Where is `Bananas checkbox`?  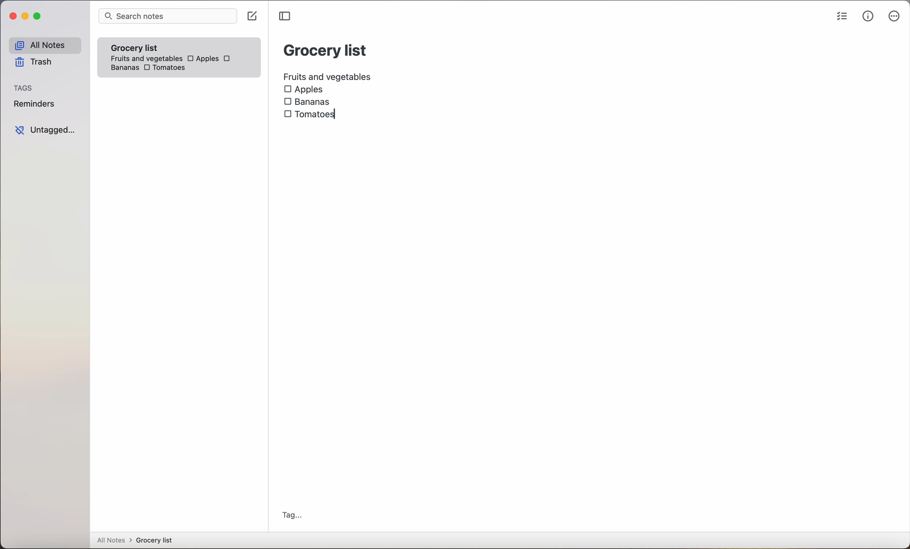 Bananas checkbox is located at coordinates (308, 100).